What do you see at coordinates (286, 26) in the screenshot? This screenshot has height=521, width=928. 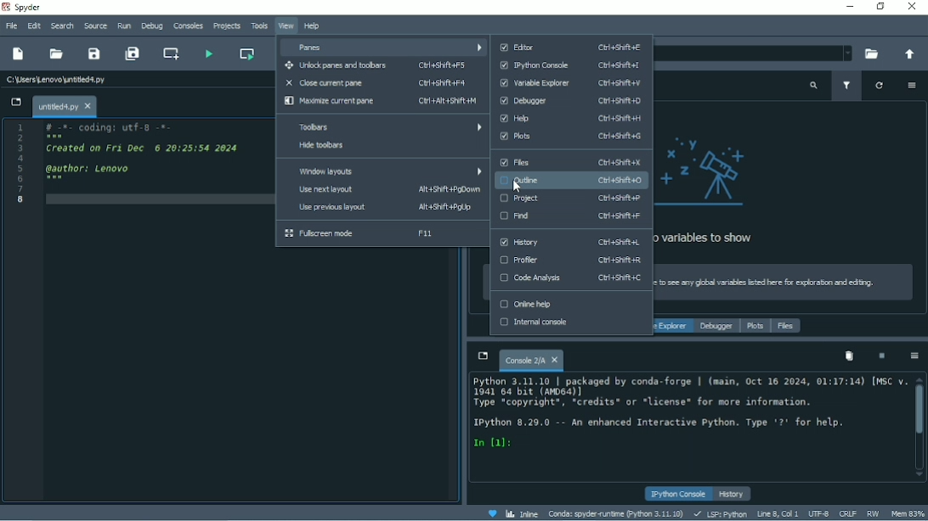 I see `View` at bounding box center [286, 26].